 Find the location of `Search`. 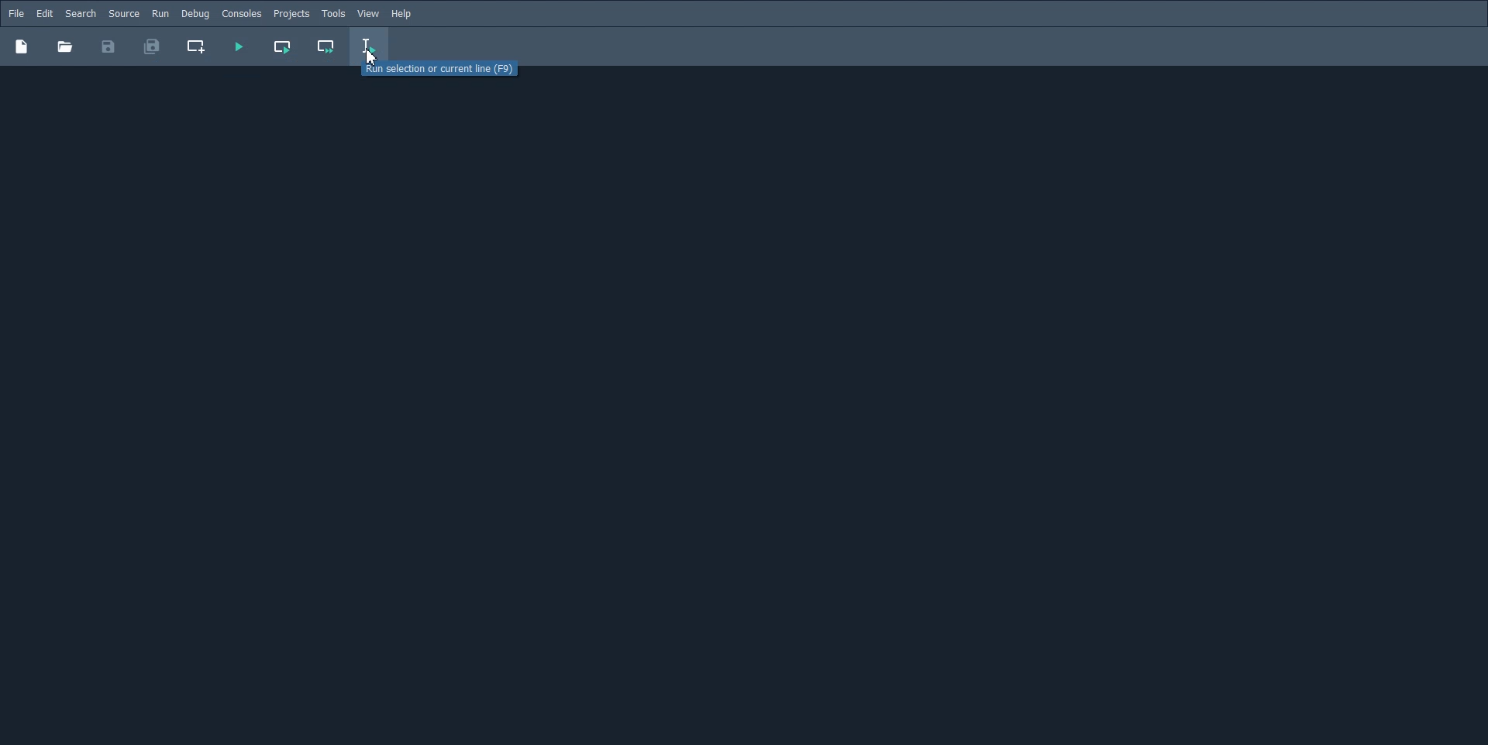

Search is located at coordinates (81, 14).